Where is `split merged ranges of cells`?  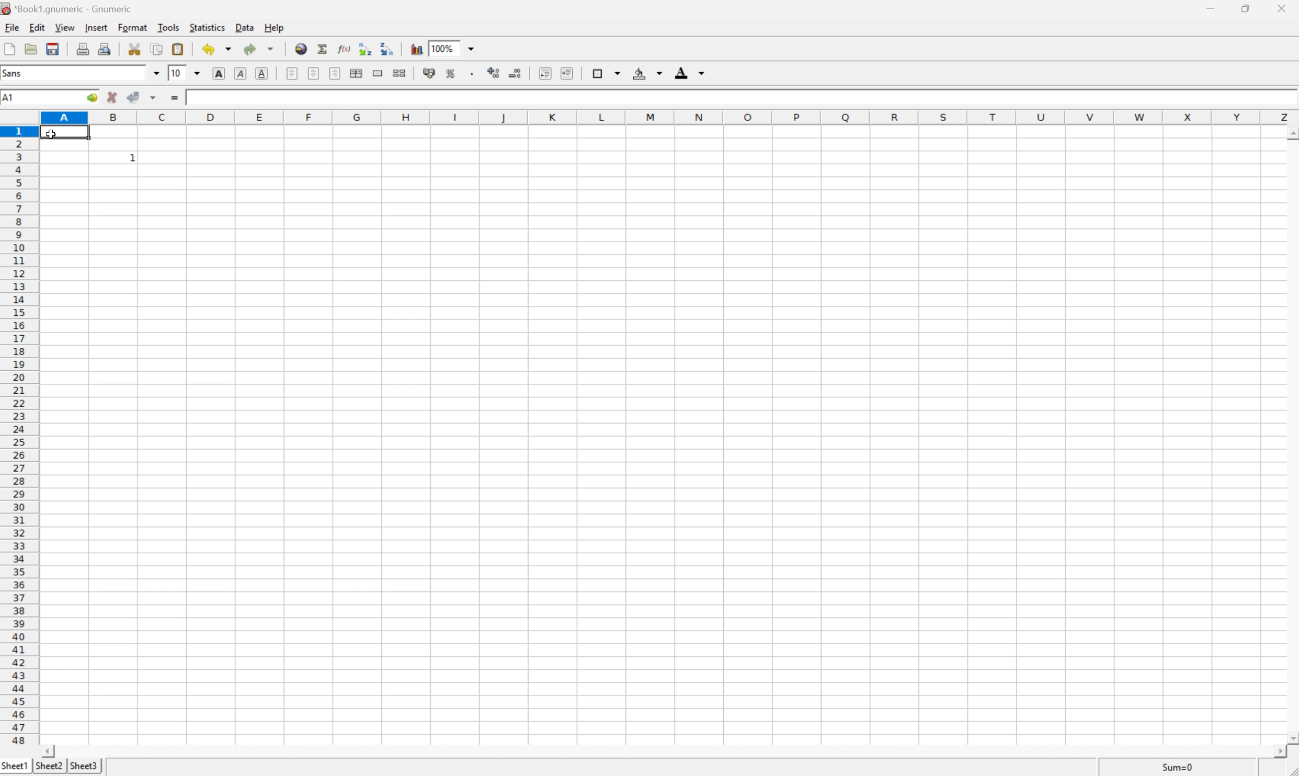
split merged ranges of cells is located at coordinates (401, 72).